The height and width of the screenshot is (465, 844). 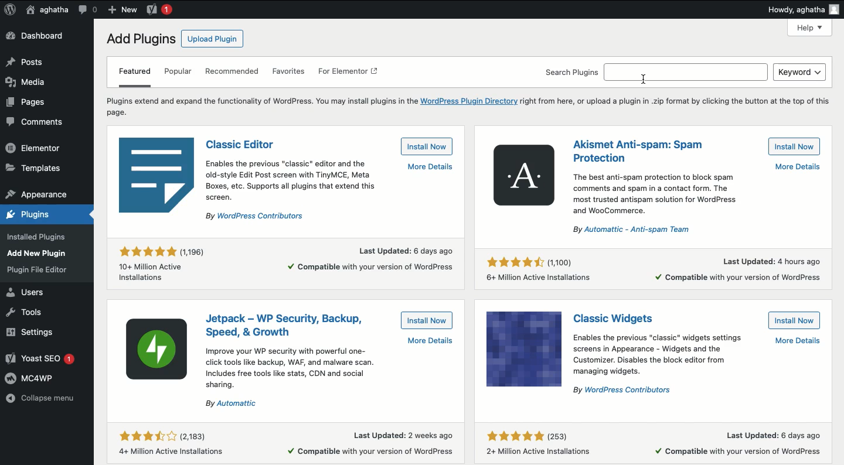 What do you see at coordinates (651, 81) in the screenshot?
I see `cursor` at bounding box center [651, 81].